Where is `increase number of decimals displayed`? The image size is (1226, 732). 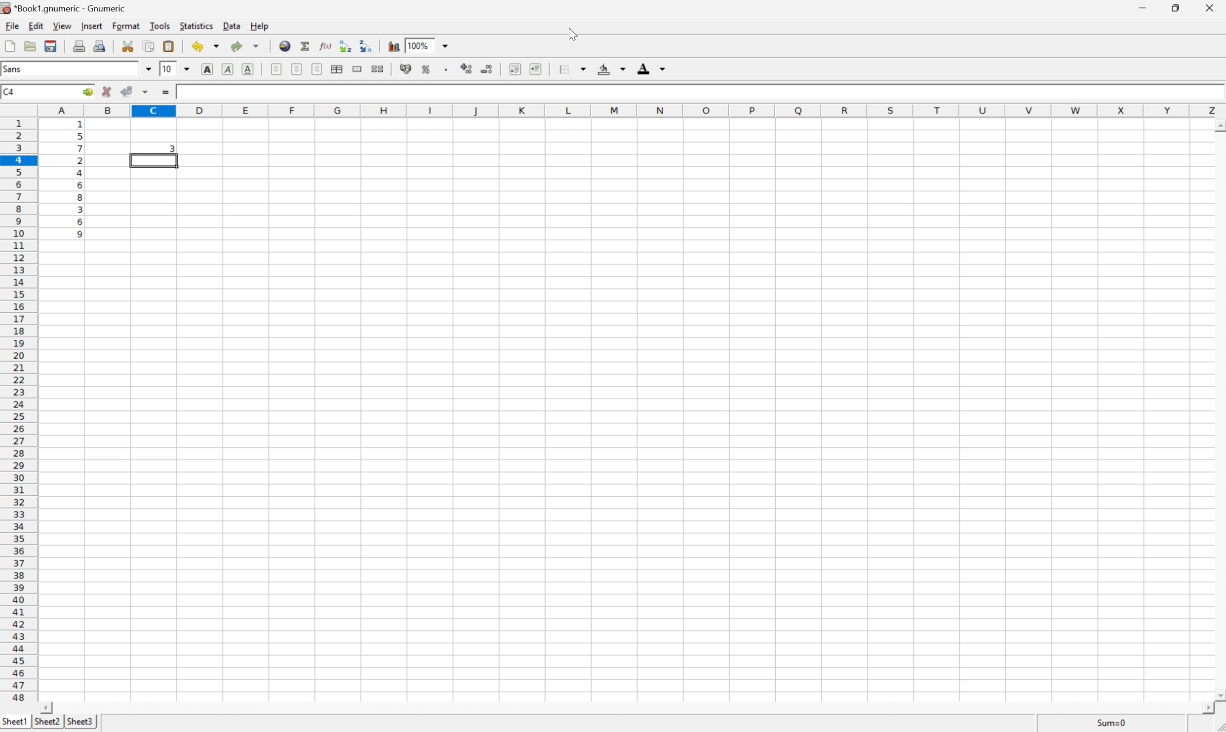 increase number of decimals displayed is located at coordinates (465, 70).